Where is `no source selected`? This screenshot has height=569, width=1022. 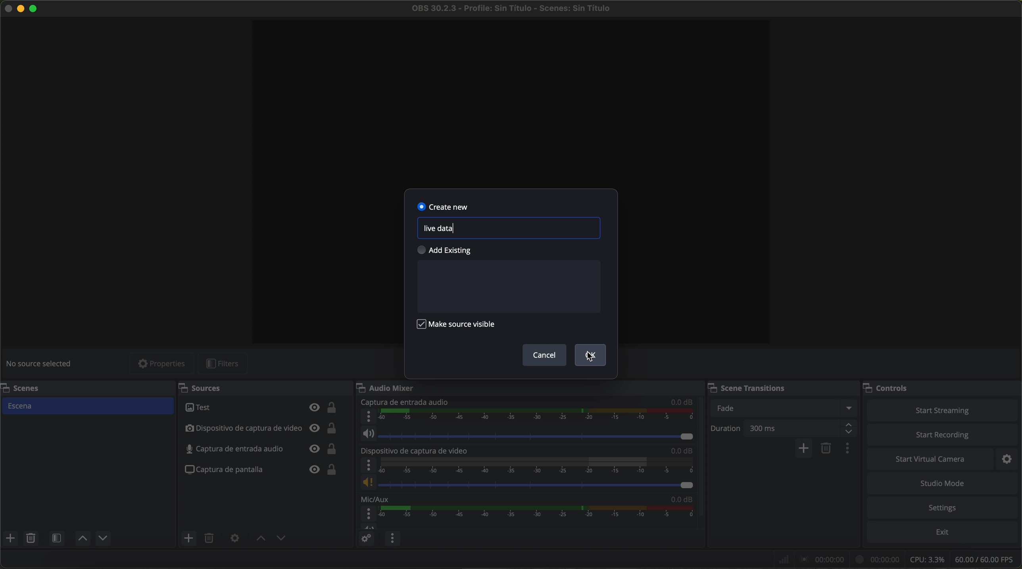
no source selected is located at coordinates (42, 363).